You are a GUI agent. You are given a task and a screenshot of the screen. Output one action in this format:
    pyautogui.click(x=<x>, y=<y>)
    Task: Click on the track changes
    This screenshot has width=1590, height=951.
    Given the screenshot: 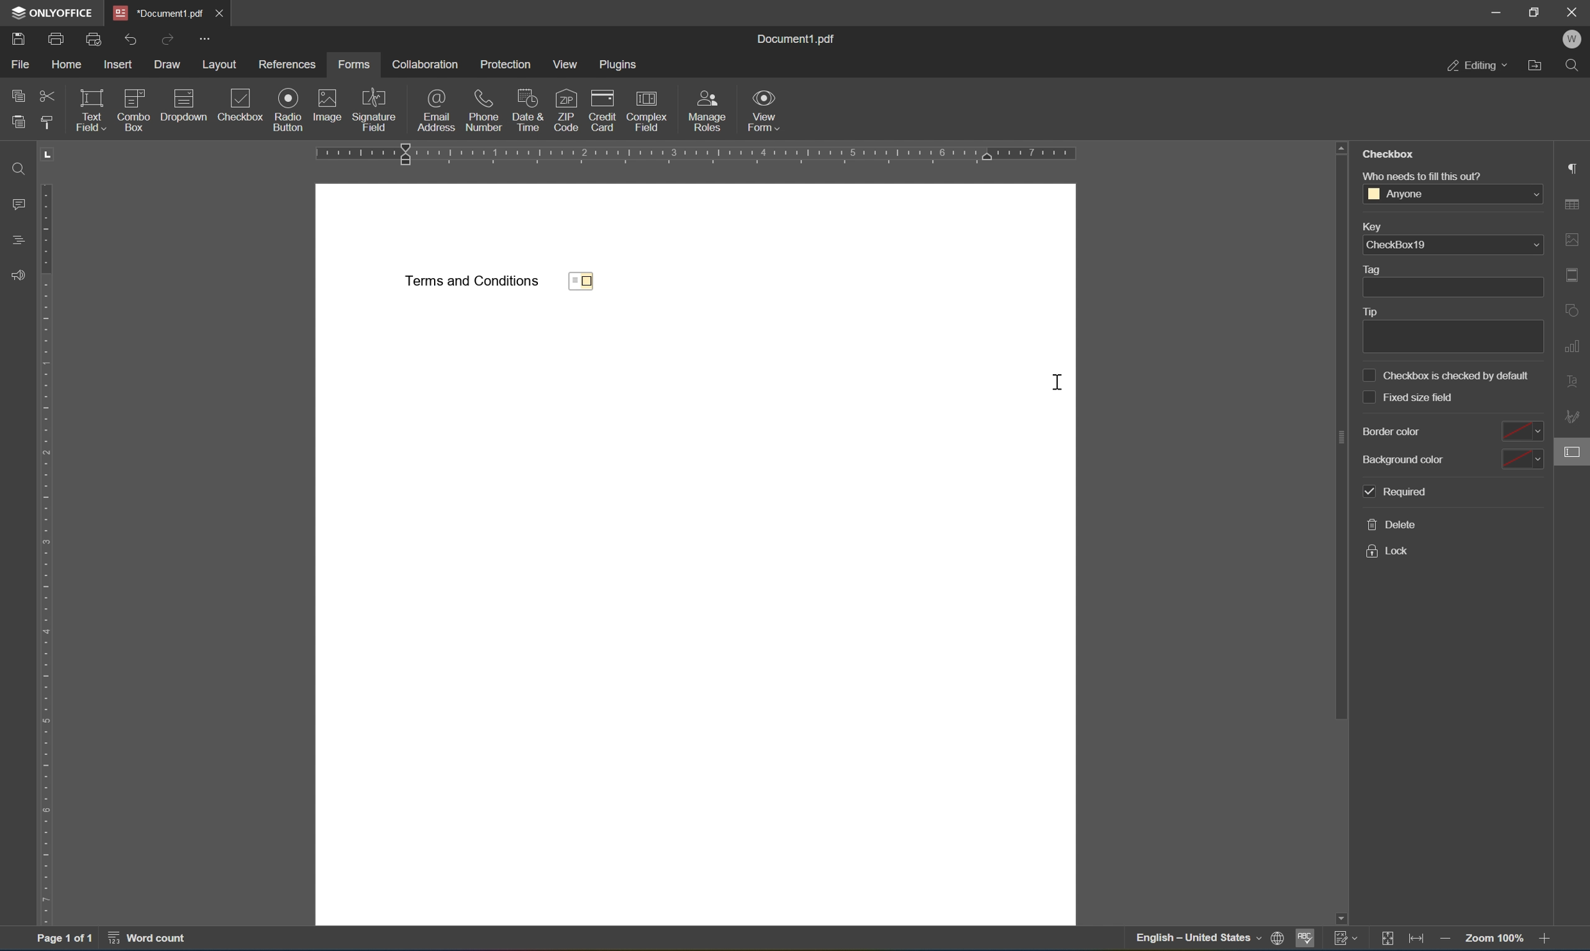 What is the action you would take?
    pyautogui.click(x=1346, y=939)
    